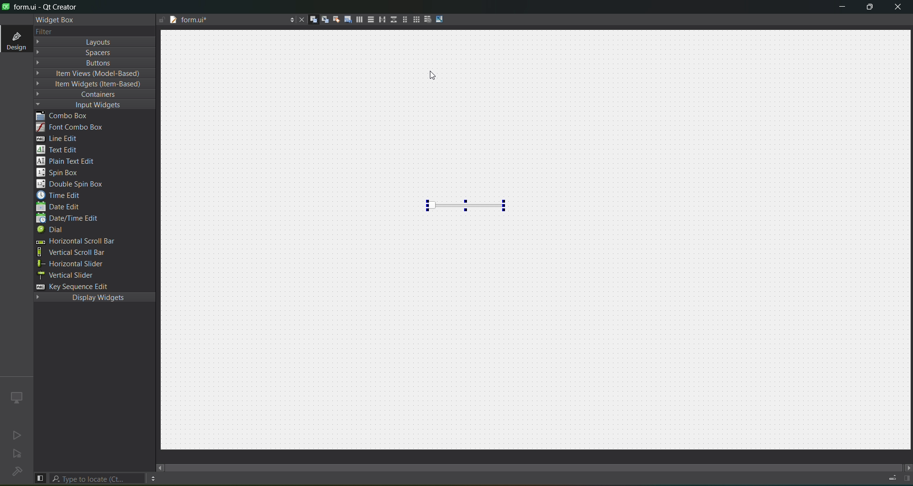 The height and width of the screenshot is (486, 913). I want to click on vertical splitter, so click(393, 19).